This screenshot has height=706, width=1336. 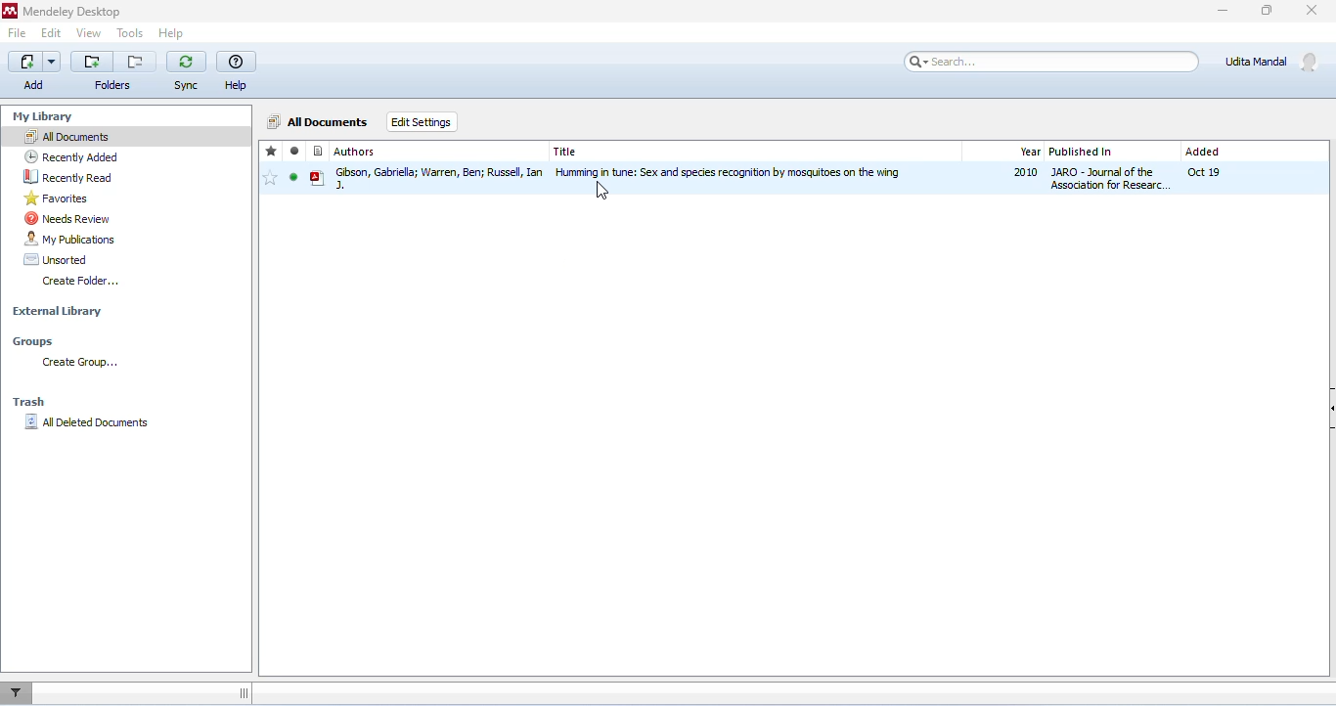 What do you see at coordinates (71, 179) in the screenshot?
I see `recently read` at bounding box center [71, 179].